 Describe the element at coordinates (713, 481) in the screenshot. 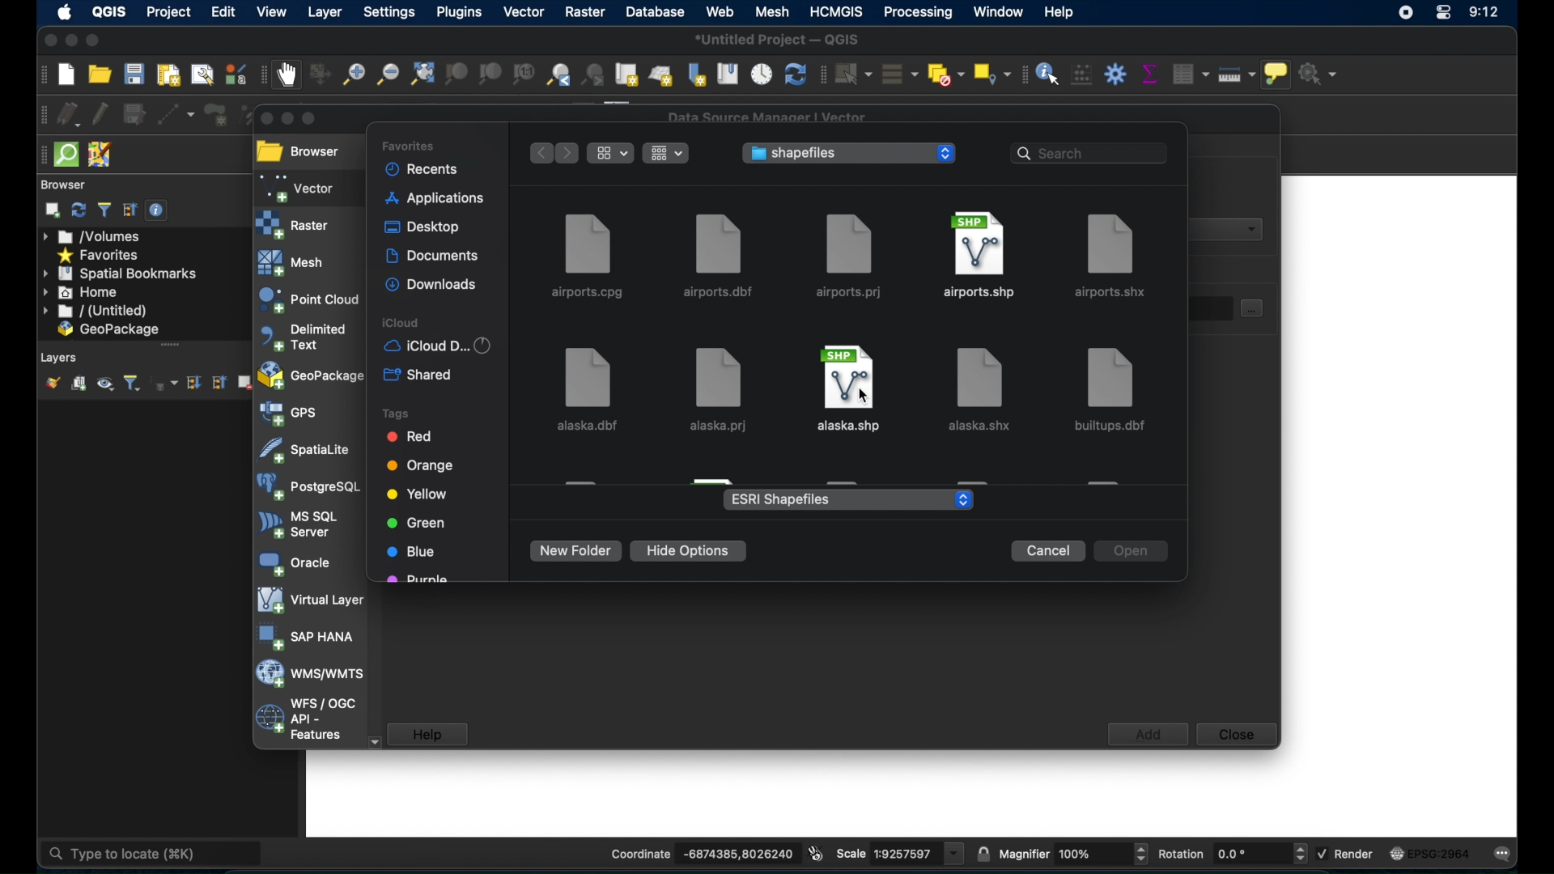

I see `obscured file` at that location.